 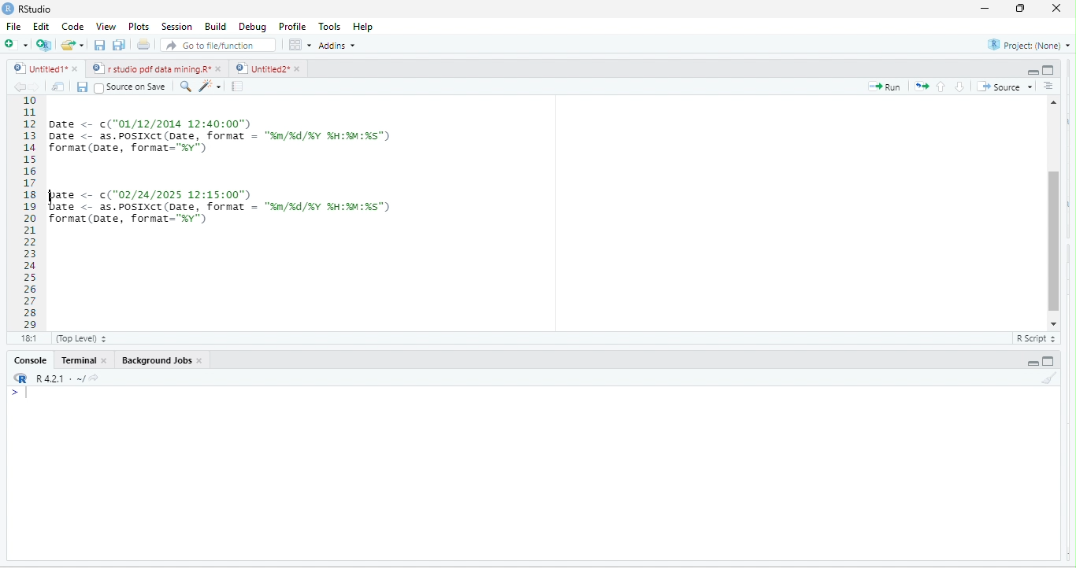 What do you see at coordinates (9, 8) in the screenshot?
I see `rs studio logo` at bounding box center [9, 8].